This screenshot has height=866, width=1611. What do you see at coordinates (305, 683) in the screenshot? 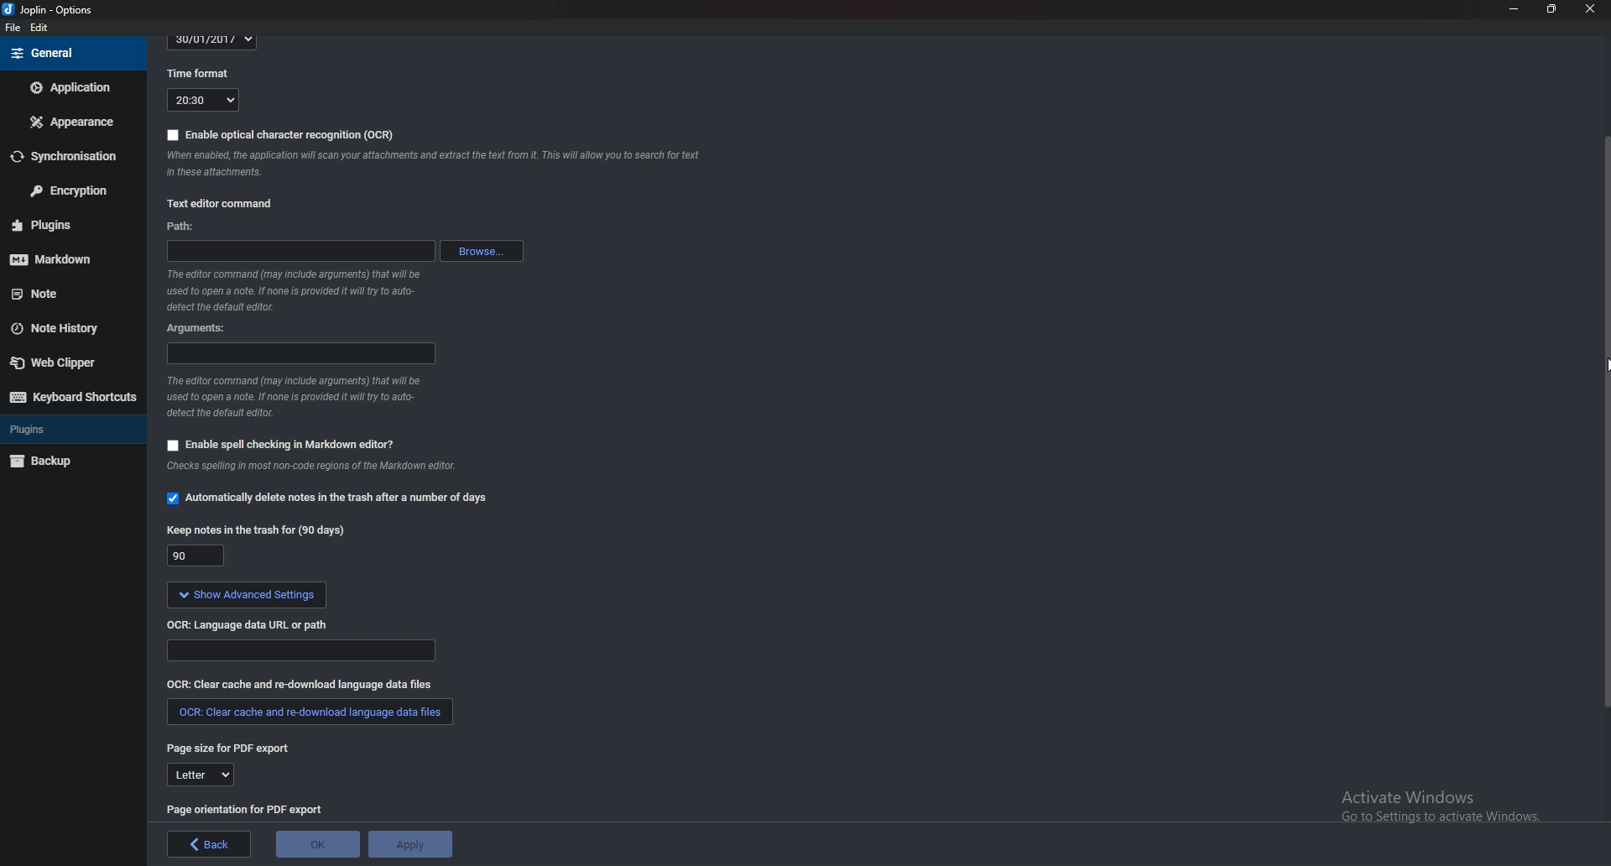
I see `Clear cache and redownload Language data` at bounding box center [305, 683].